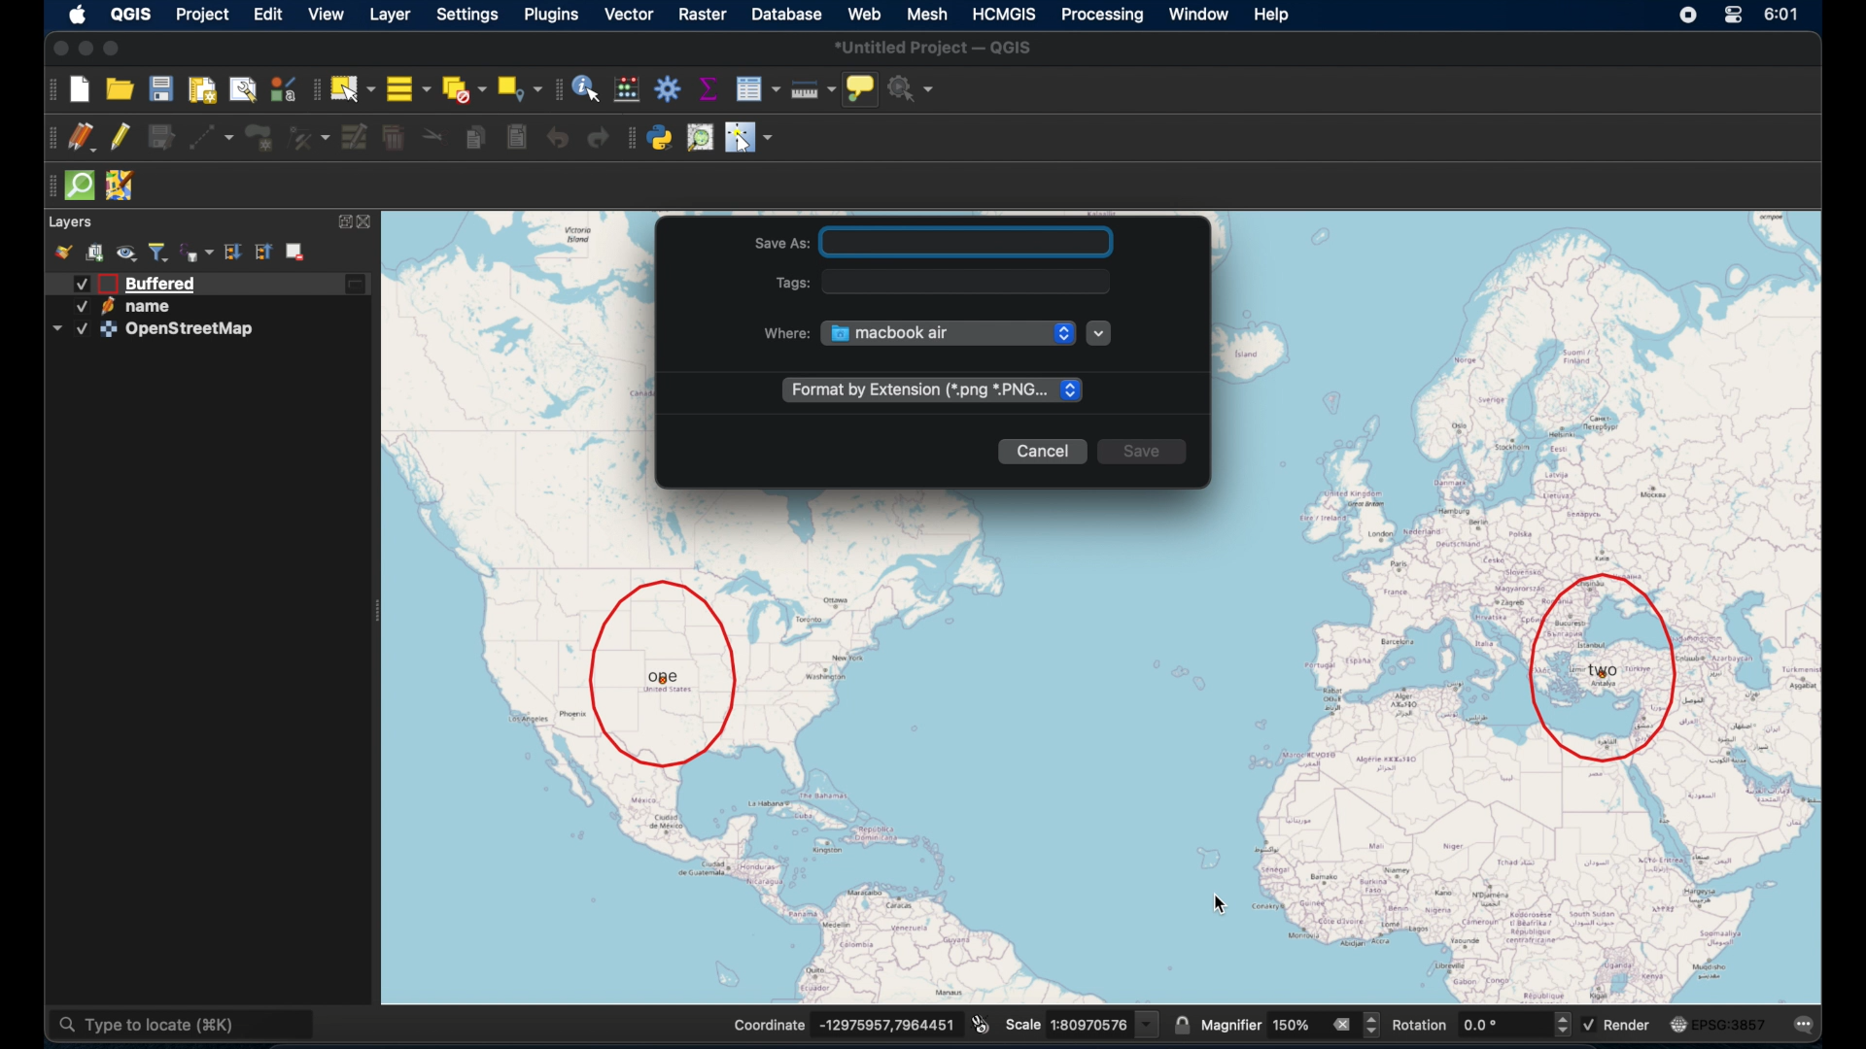 Image resolution: width=1866 pixels, height=1049 pixels. Describe the element at coordinates (1561, 1027) in the screenshot. I see `Increase and decrease rotation value` at that location.